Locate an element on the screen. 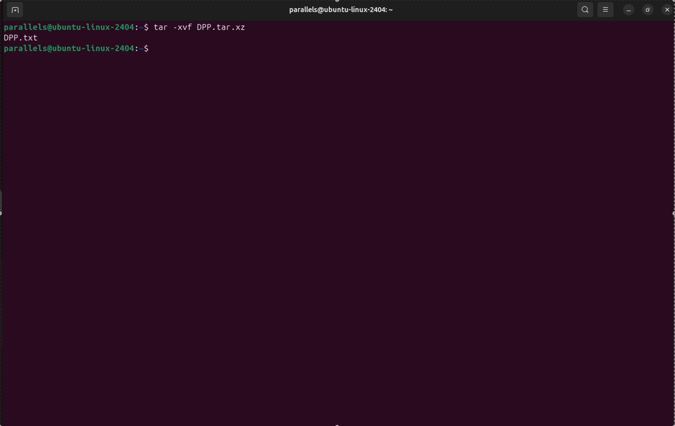  prompt bar is located at coordinates (77, 26).